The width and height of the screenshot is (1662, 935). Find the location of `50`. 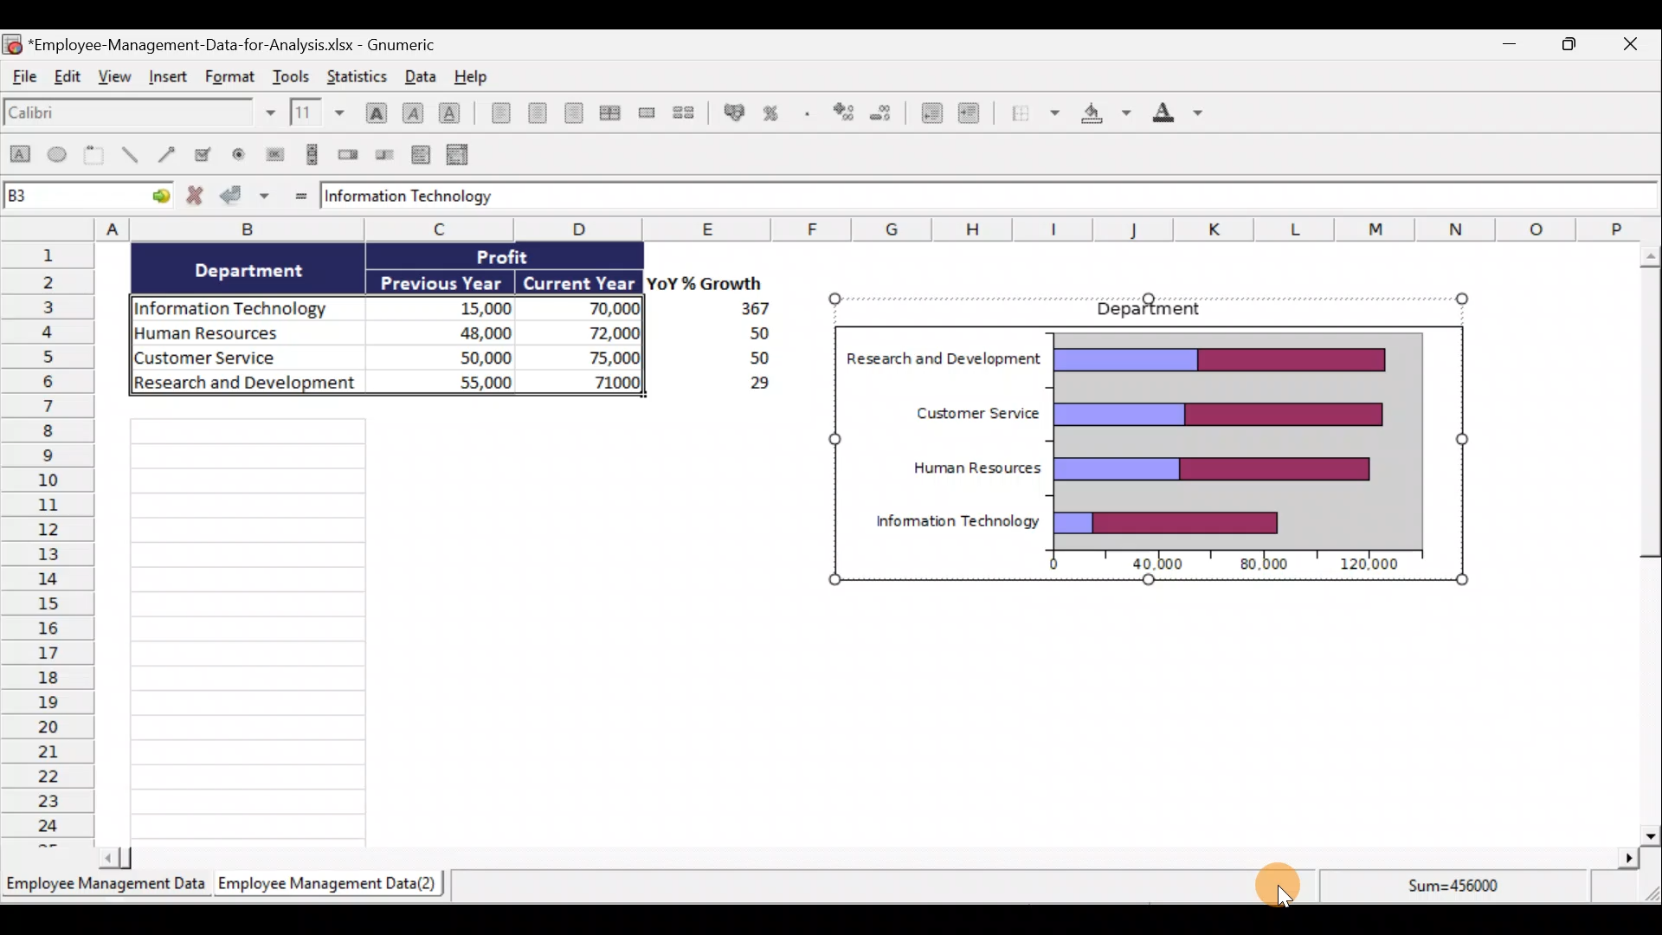

50 is located at coordinates (736, 334).